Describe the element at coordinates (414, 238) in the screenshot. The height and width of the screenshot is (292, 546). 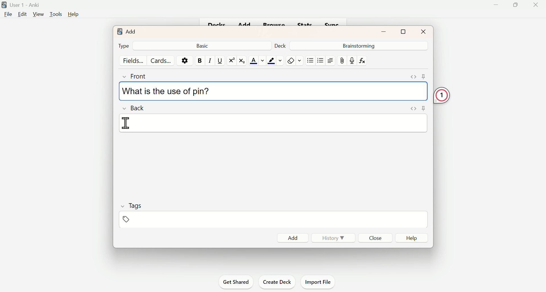
I see `Help` at that location.